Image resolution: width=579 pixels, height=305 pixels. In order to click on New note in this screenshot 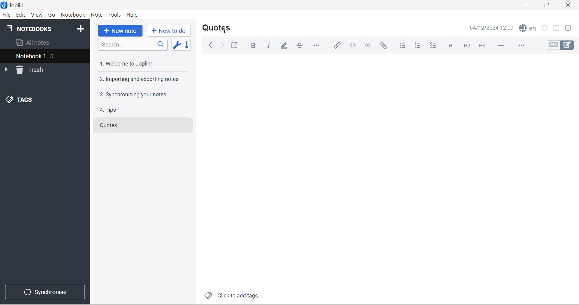, I will do `click(120, 32)`.